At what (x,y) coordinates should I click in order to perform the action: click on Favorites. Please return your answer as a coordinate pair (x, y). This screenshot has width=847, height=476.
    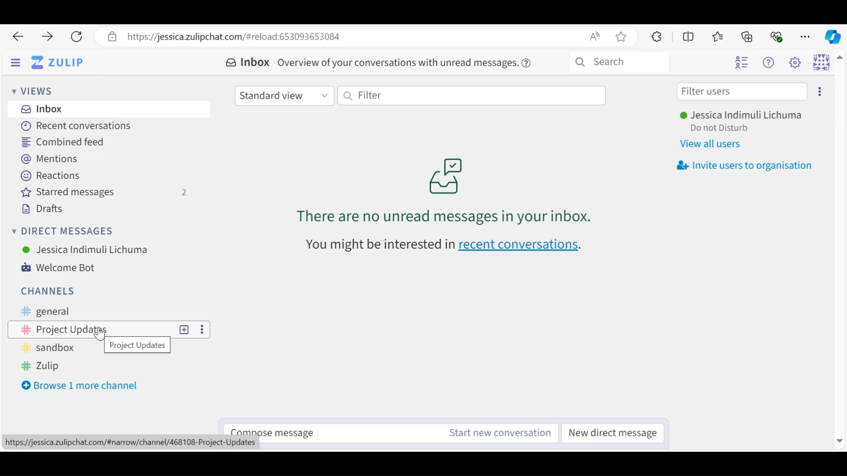
    Looking at the image, I should click on (718, 37).